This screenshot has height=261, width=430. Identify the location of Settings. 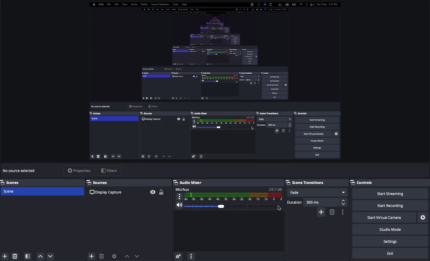
(391, 242).